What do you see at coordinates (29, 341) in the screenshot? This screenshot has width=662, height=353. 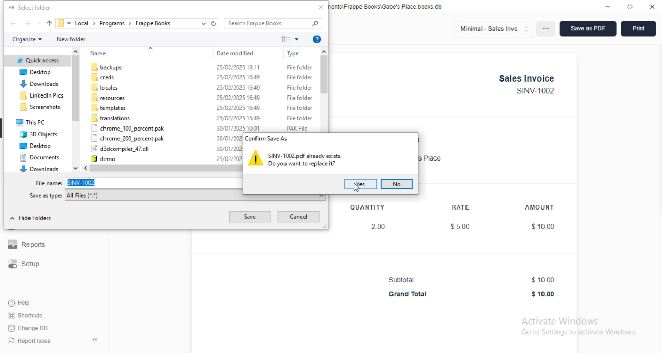 I see `report issue` at bounding box center [29, 341].